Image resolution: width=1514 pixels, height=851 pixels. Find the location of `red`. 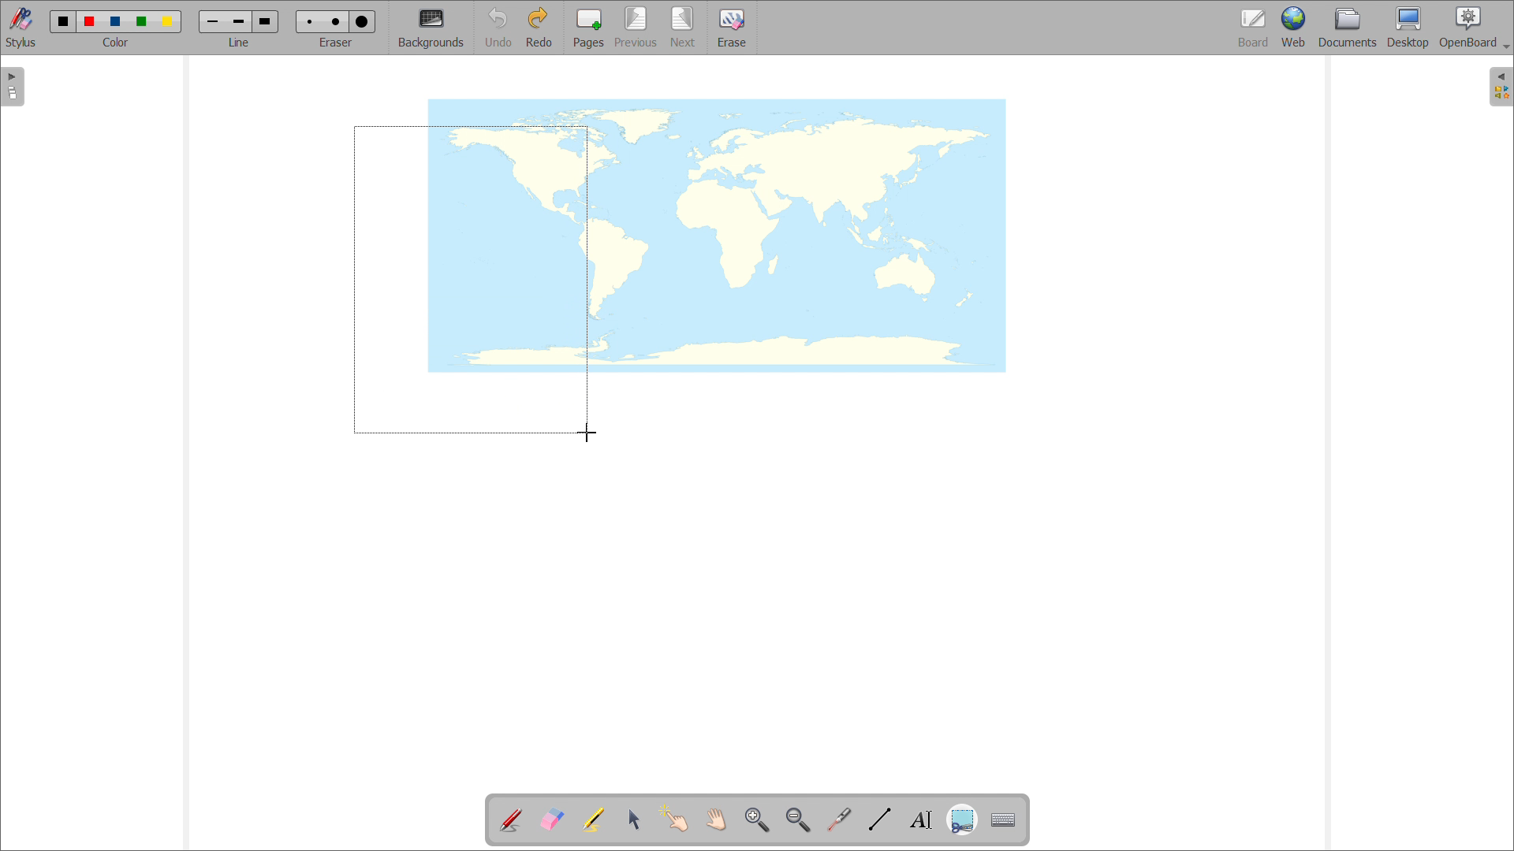

red is located at coordinates (90, 20).